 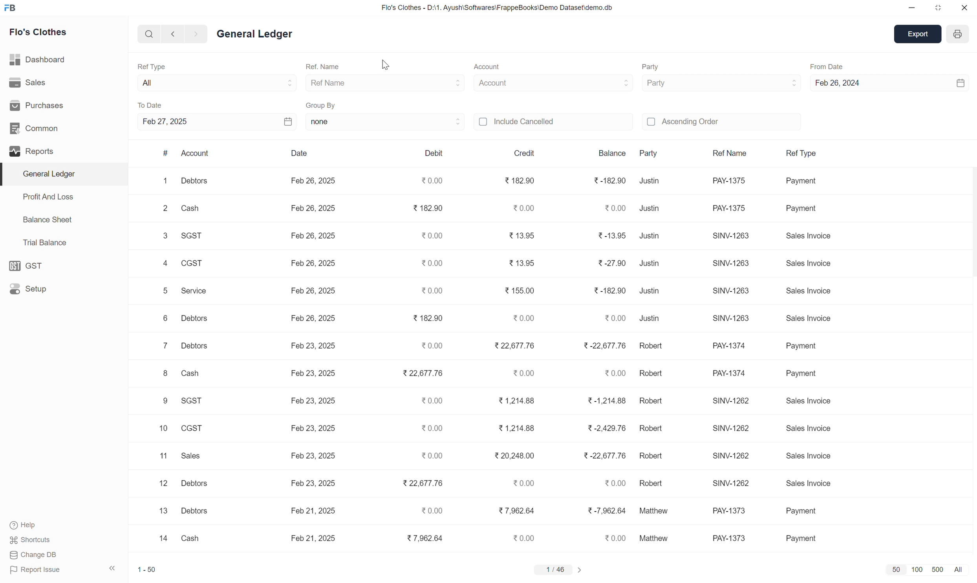 I want to click on SINV-1262, so click(x=732, y=430).